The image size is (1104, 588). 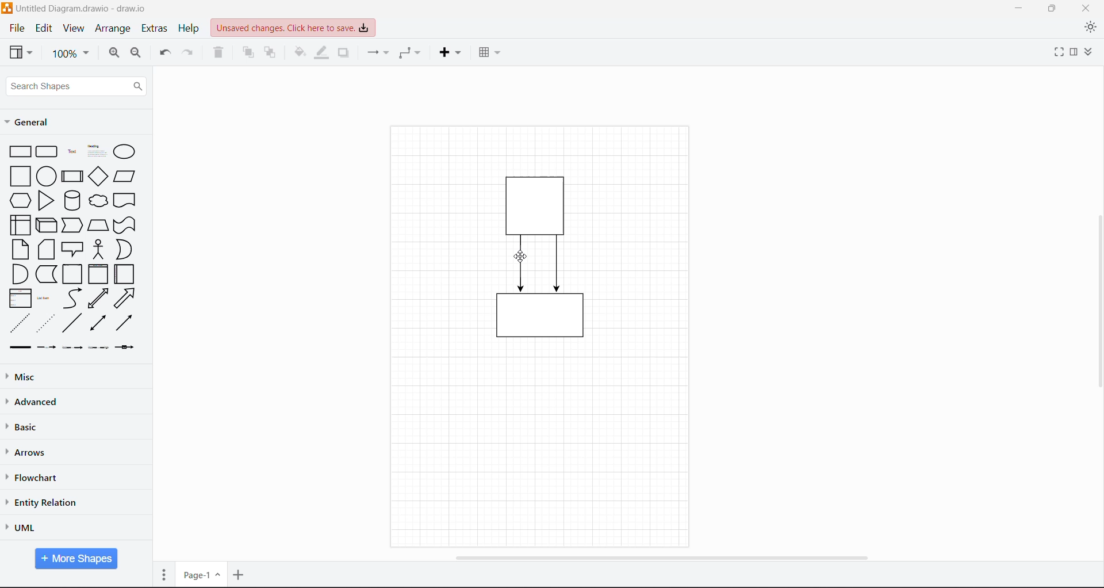 I want to click on Cloud, so click(x=99, y=201).